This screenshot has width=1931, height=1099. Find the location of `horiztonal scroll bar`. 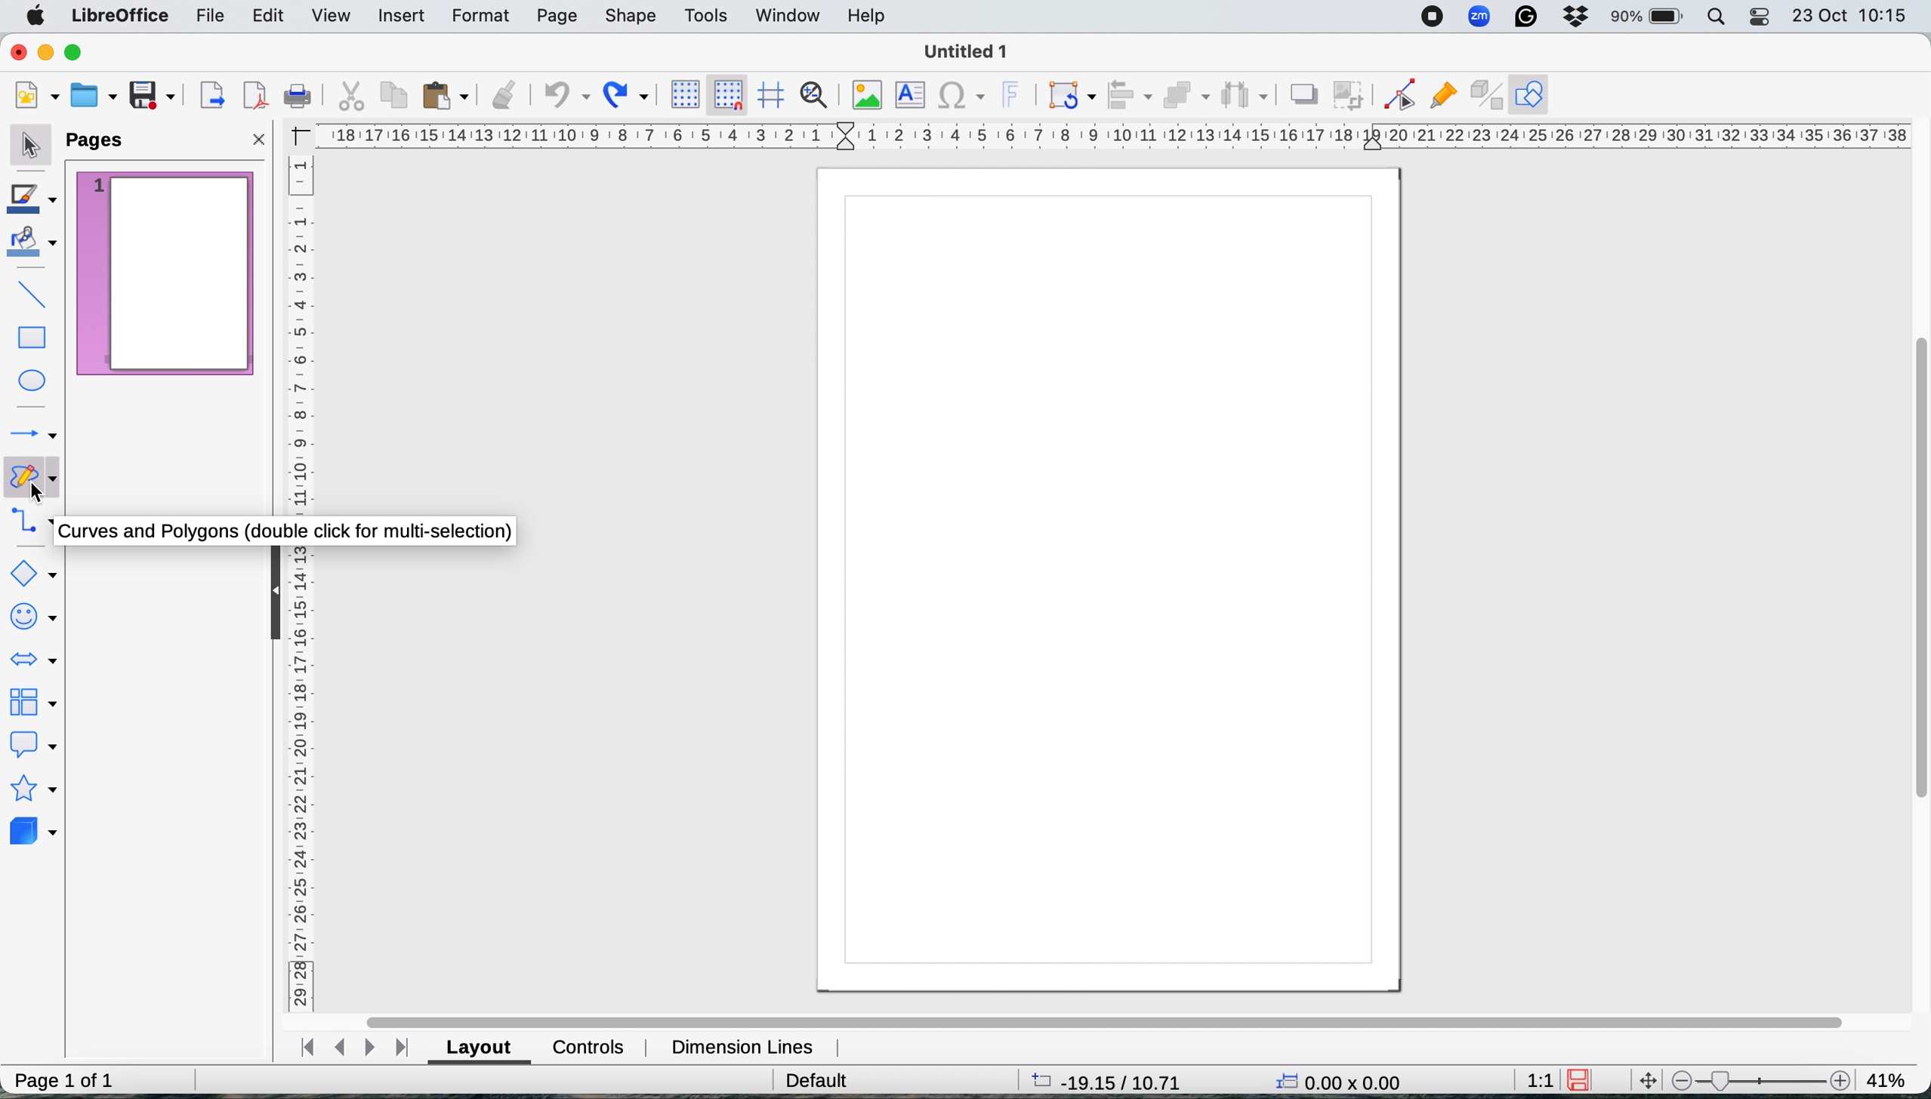

horiztonal scroll bar is located at coordinates (1097, 1015).